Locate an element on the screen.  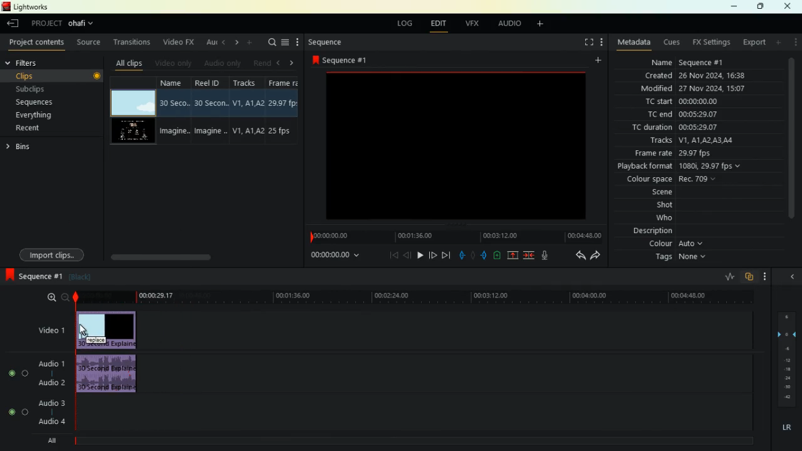
29.97 is located at coordinates (283, 103).